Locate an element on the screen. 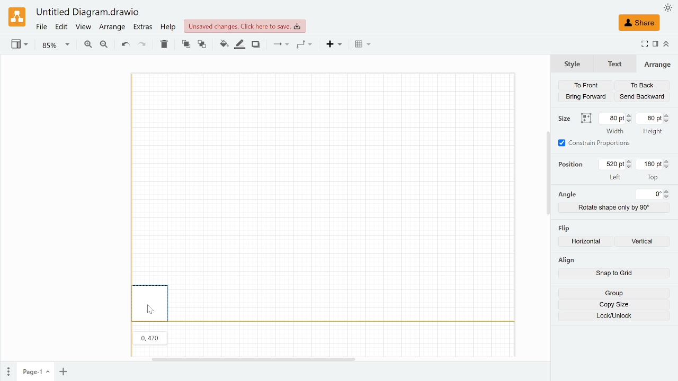 Image resolution: width=678 pixels, height=381 pixels. Increase left is located at coordinates (630, 161).